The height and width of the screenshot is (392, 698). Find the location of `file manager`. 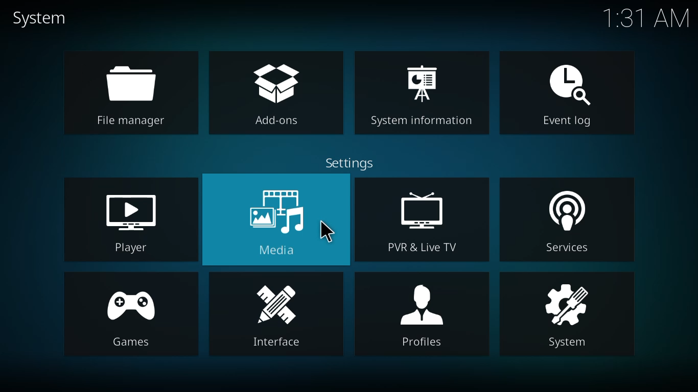

file manager is located at coordinates (130, 94).